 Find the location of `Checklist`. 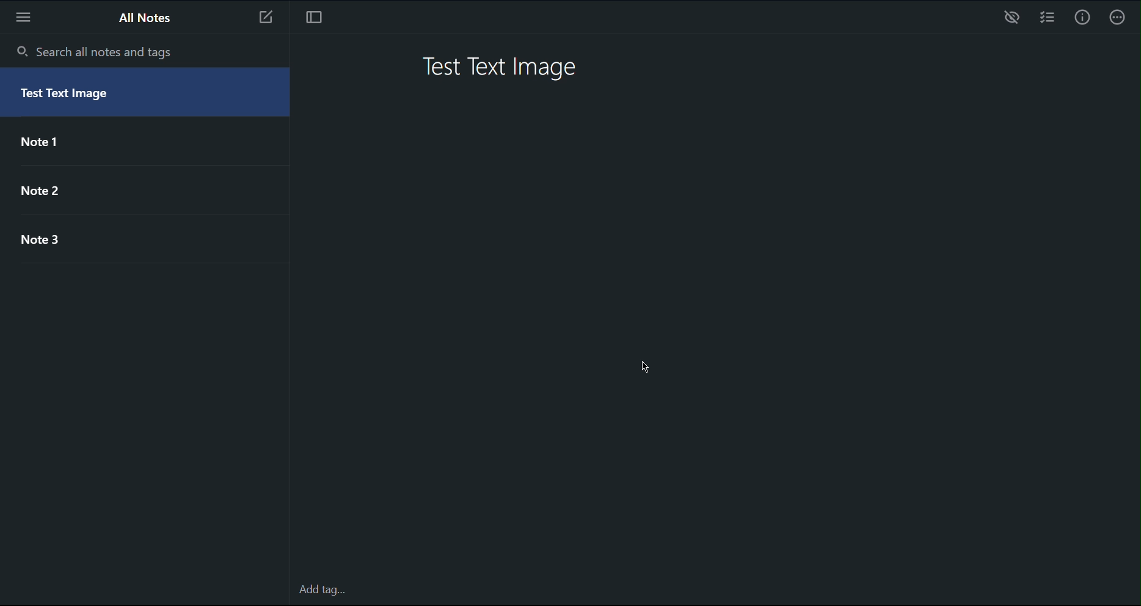

Checklist is located at coordinates (1051, 18).